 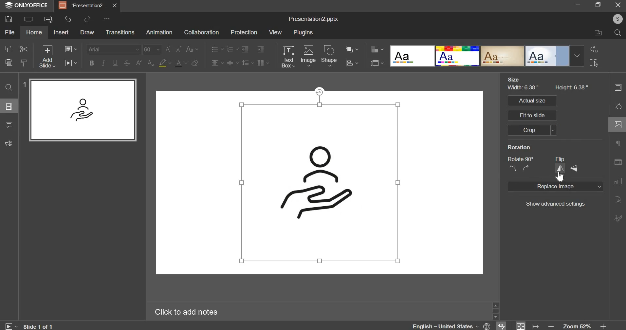 What do you see at coordinates (376, 63) in the screenshot?
I see `slide size` at bounding box center [376, 63].